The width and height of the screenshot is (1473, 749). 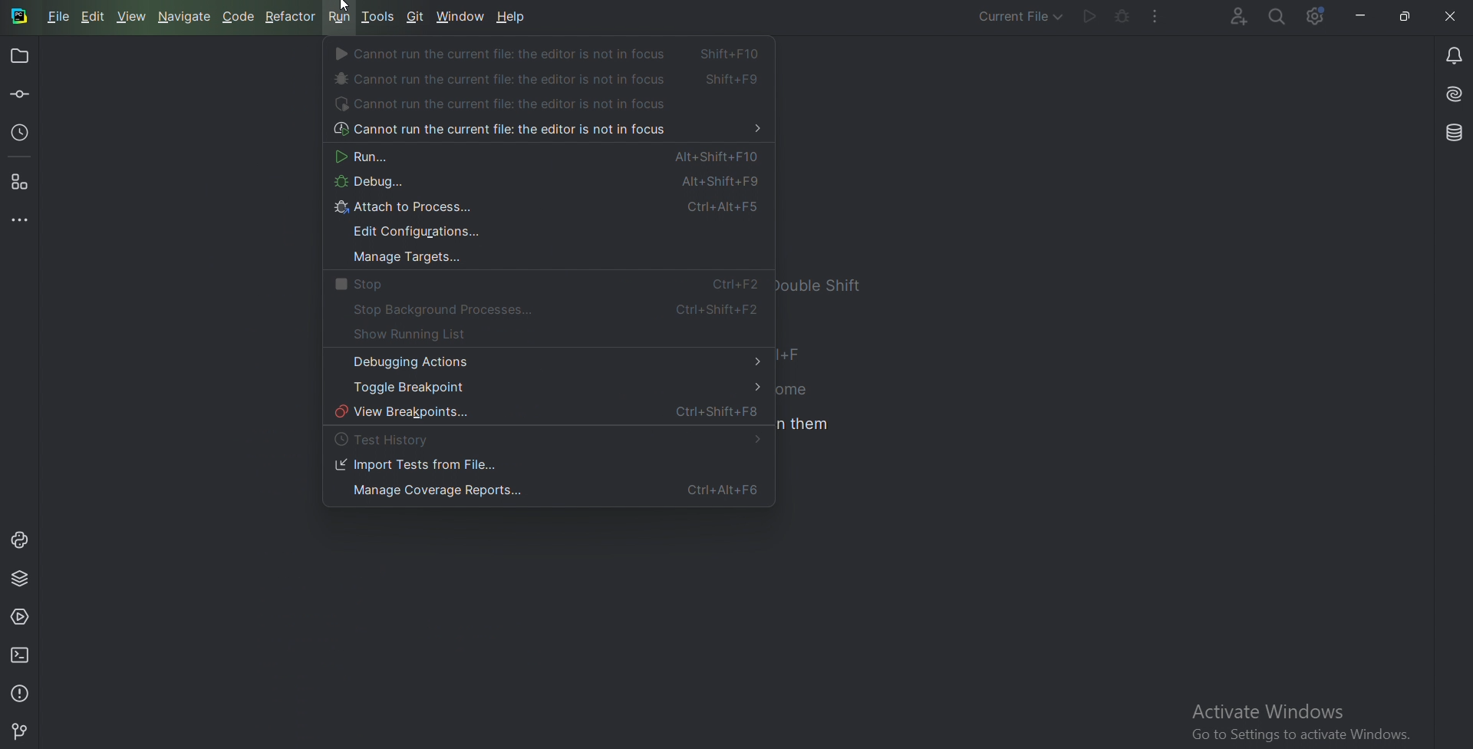 I want to click on Help, so click(x=512, y=18).